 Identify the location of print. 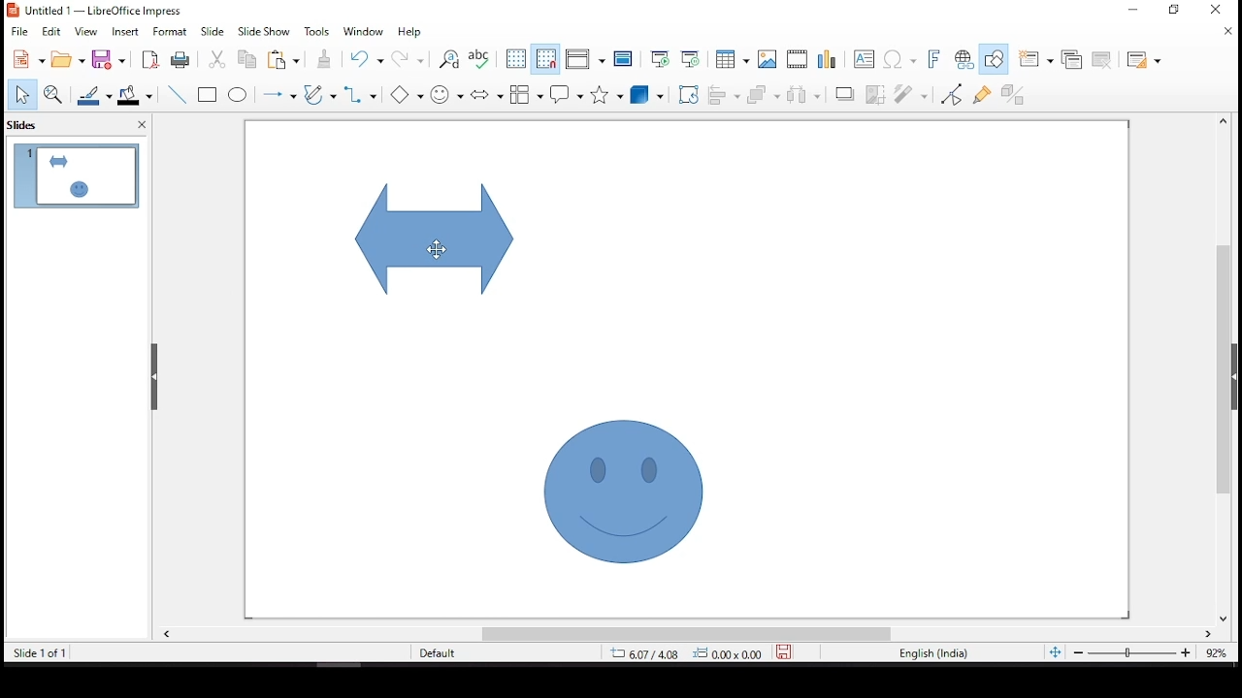
(179, 61).